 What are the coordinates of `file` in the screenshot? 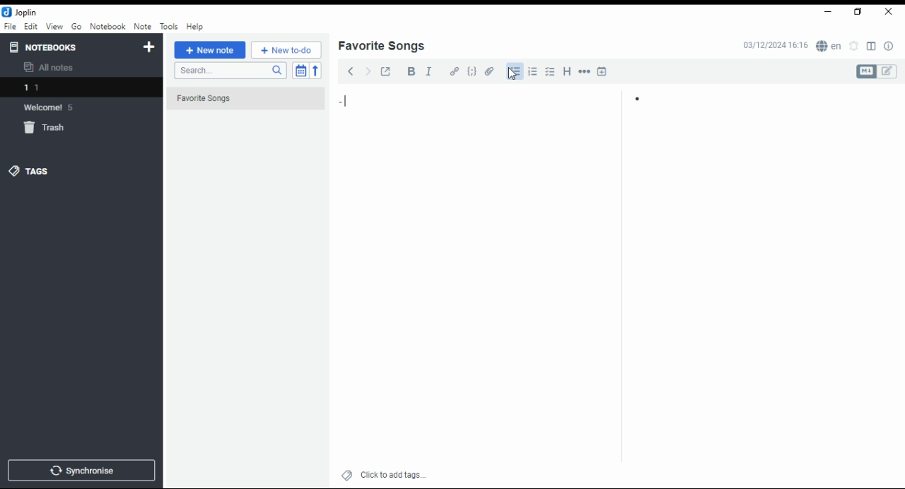 It's located at (10, 25).